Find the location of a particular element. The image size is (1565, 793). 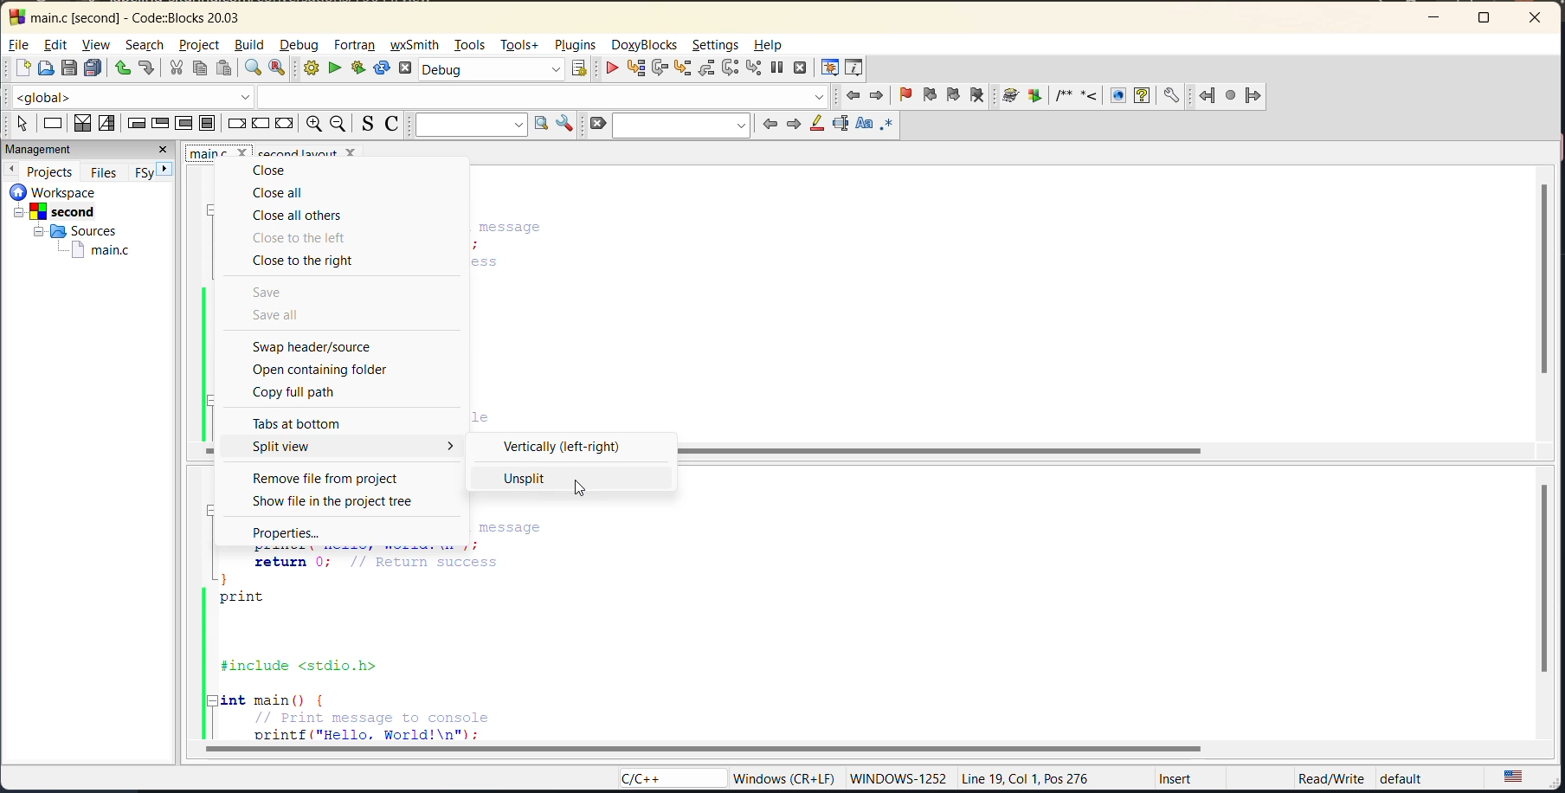

close is located at coordinates (270, 170).